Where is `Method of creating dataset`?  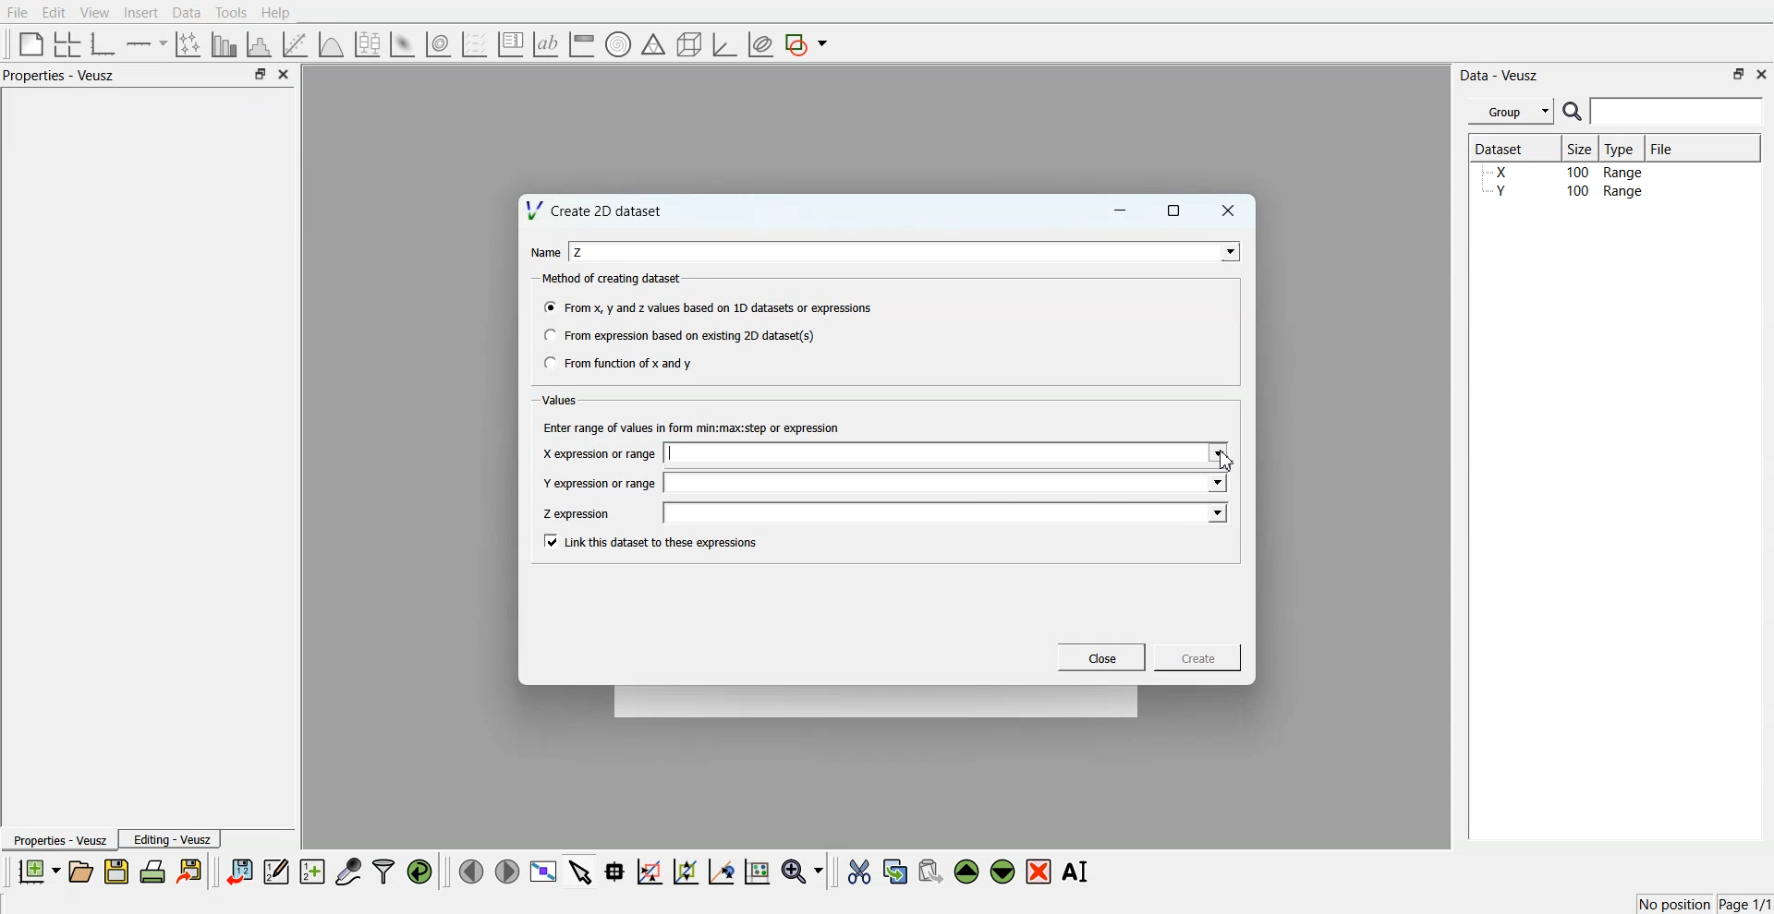 Method of creating dataset is located at coordinates (614, 279).